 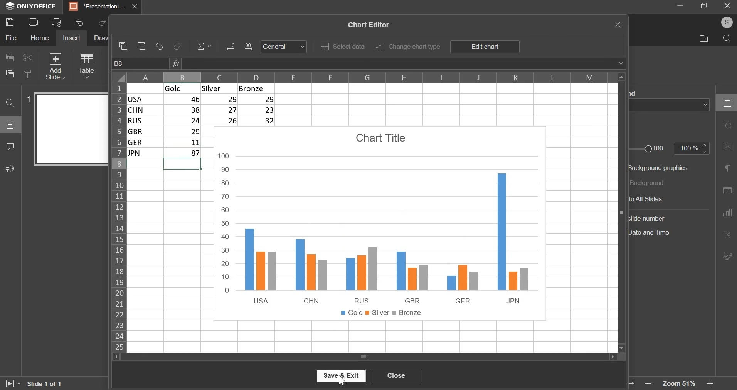 I want to click on slide number, so click(x=649, y=218).